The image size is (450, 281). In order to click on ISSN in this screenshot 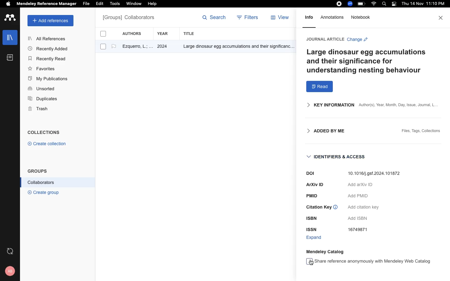, I will do `click(312, 229)`.